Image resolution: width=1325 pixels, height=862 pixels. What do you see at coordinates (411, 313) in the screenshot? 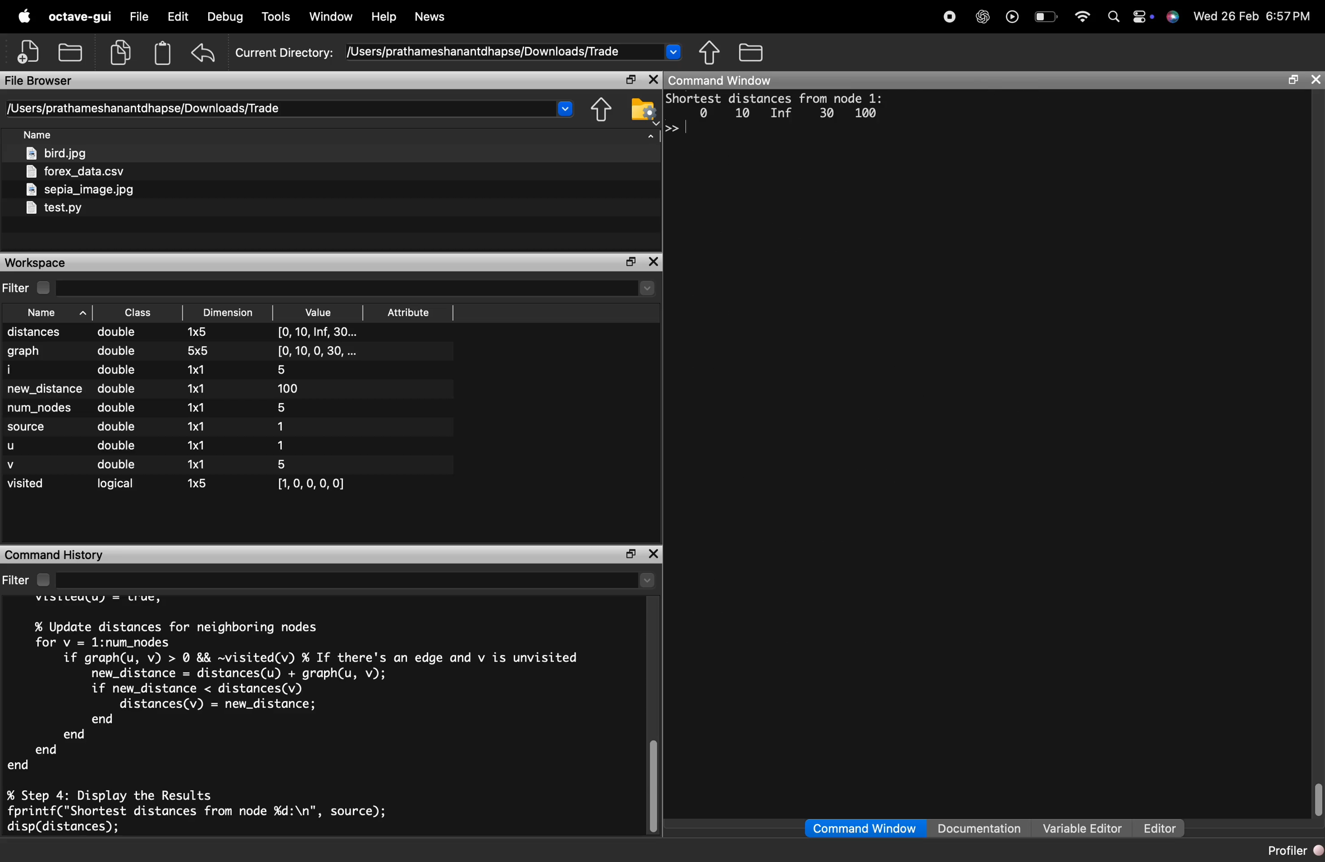
I see `sort by attribute` at bounding box center [411, 313].